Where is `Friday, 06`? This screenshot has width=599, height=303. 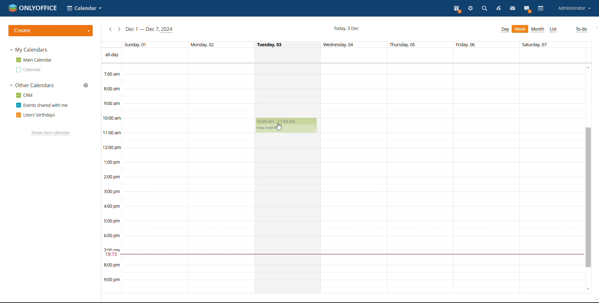
Friday, 06 is located at coordinates (467, 44).